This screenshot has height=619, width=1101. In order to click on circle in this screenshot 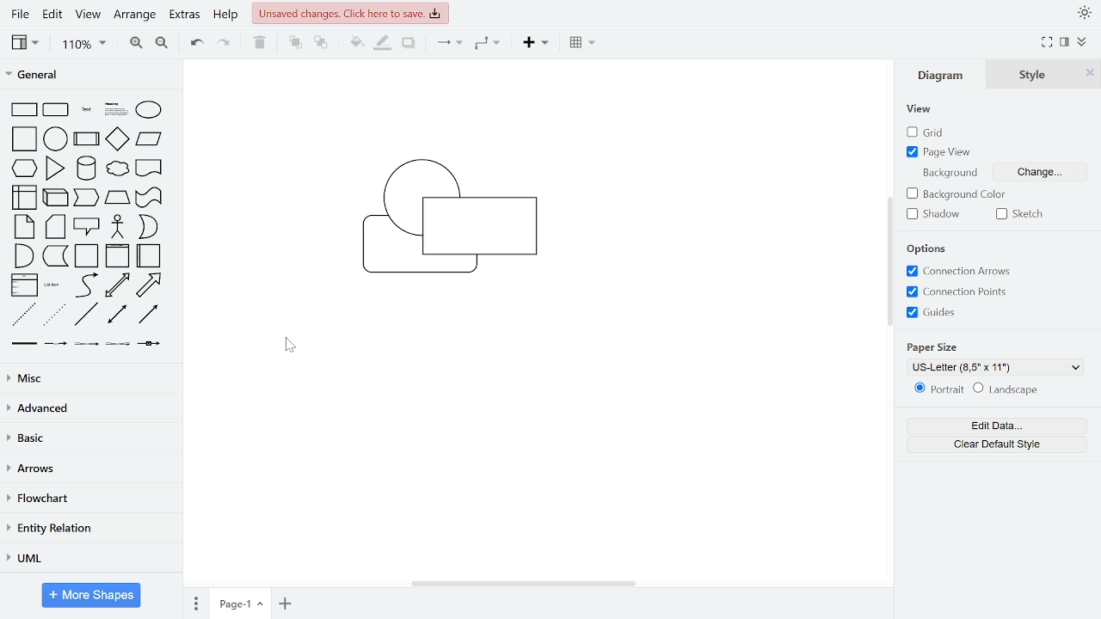, I will do `click(56, 140)`.